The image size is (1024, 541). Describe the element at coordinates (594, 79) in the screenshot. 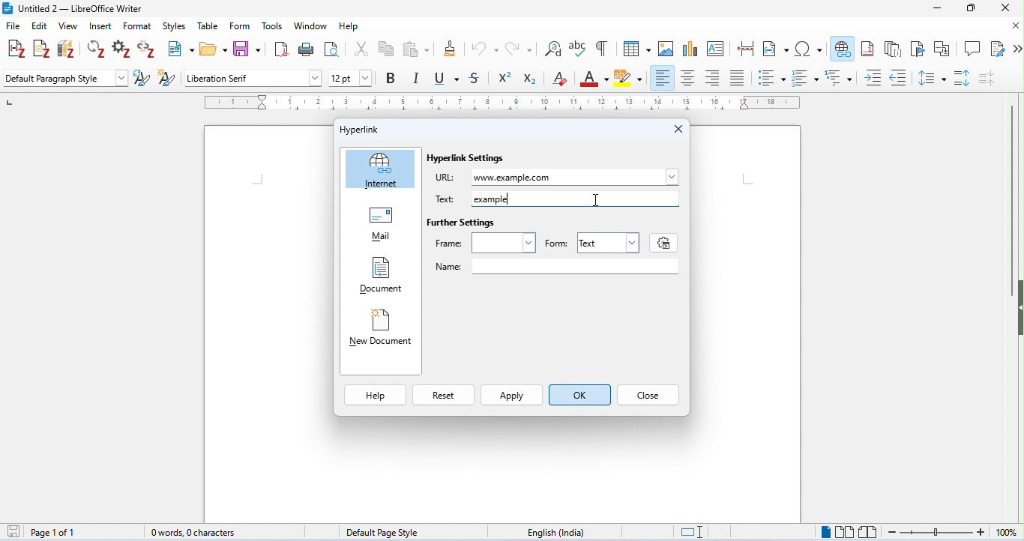

I see `font color` at that location.